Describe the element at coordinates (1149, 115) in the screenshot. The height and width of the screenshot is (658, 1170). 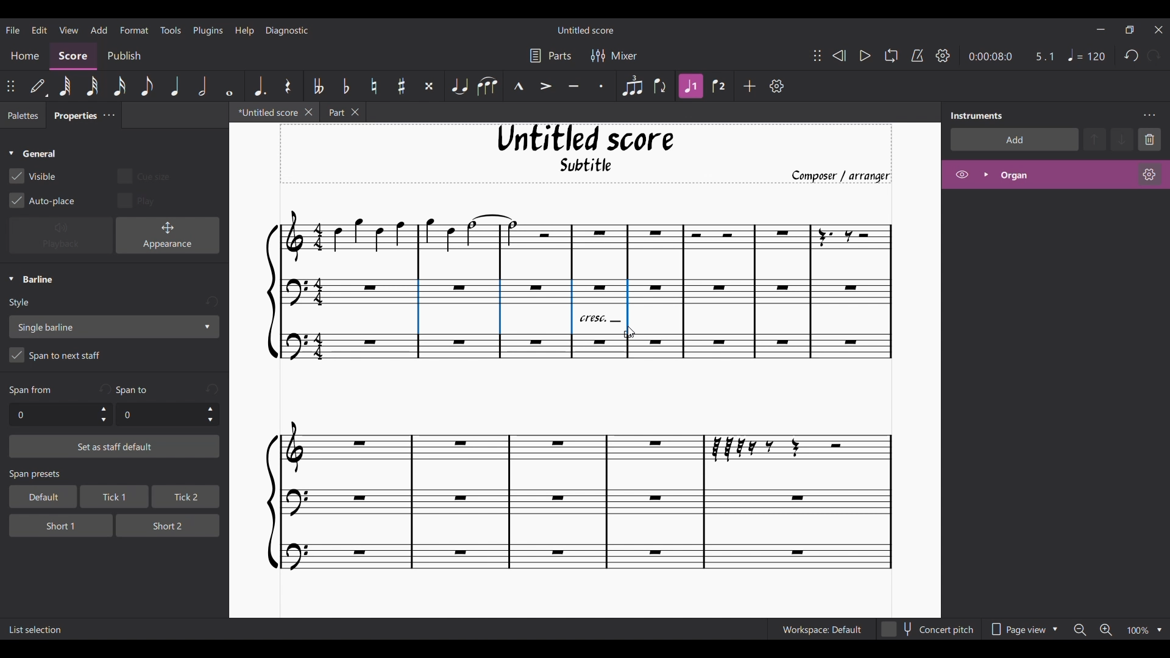
I see `Instruments panel settings` at that location.